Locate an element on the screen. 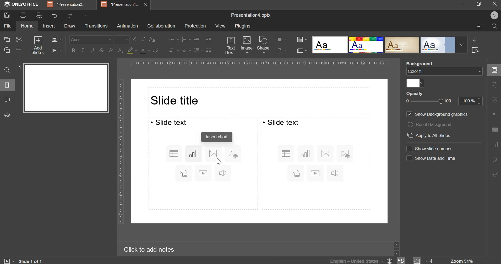 The height and width of the screenshot is (264, 501). opacity slider is located at coordinates (430, 101).